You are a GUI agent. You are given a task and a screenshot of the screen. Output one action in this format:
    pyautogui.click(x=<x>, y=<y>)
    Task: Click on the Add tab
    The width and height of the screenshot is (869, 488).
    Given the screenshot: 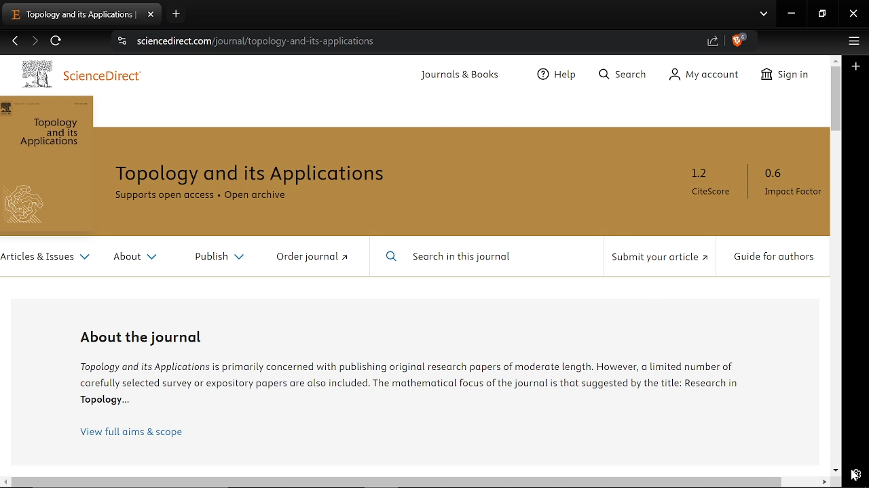 What is the action you would take?
    pyautogui.click(x=176, y=14)
    